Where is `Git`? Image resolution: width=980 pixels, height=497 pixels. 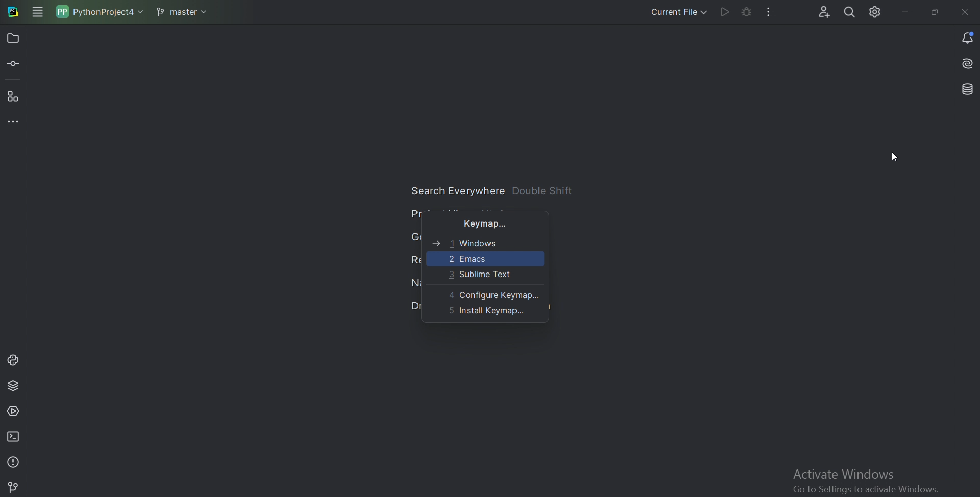
Git is located at coordinates (14, 485).